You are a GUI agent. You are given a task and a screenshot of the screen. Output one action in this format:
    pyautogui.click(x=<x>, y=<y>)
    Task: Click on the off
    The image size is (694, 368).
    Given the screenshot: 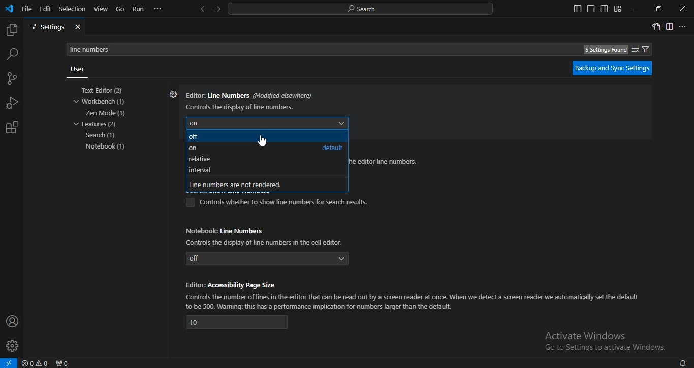 What is the action you would take?
    pyautogui.click(x=268, y=259)
    